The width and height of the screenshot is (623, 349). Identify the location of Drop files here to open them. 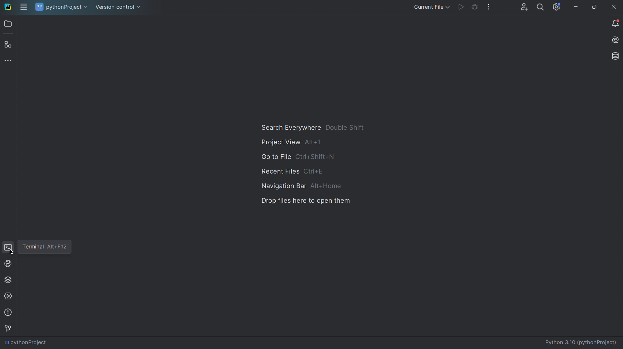
(304, 201).